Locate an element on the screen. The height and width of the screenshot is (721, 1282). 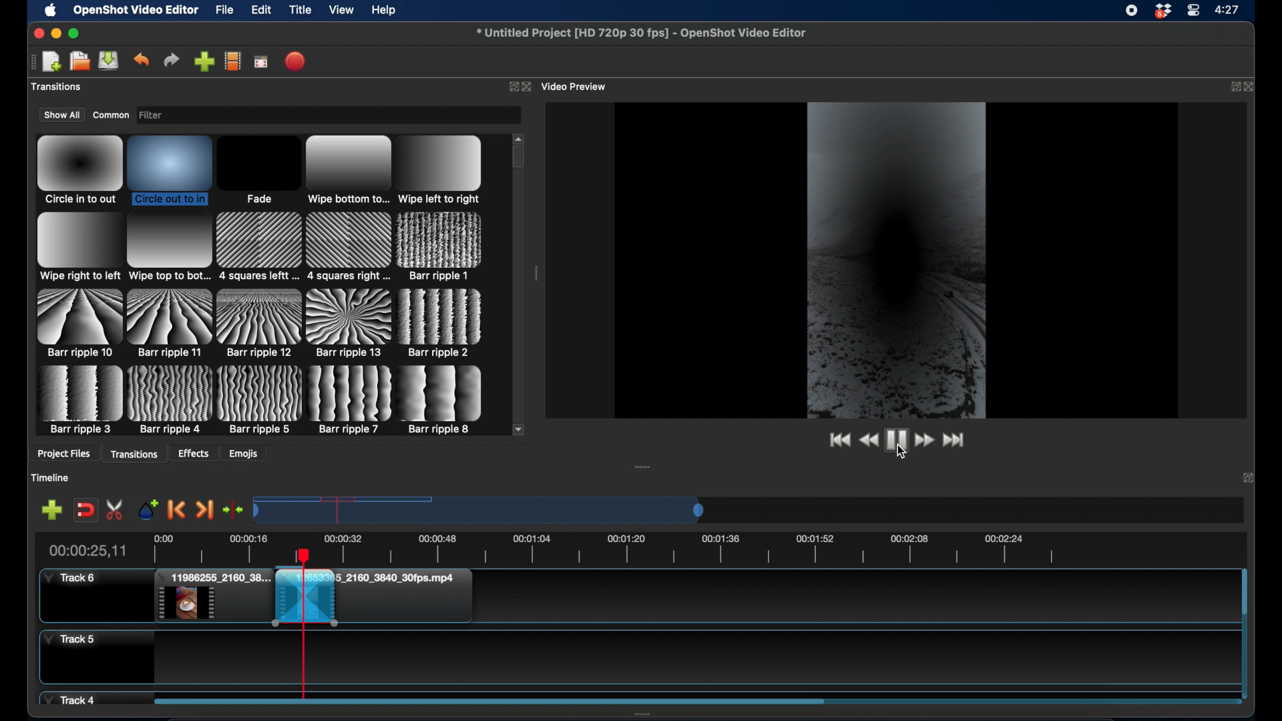
scroll bar is located at coordinates (1244, 593).